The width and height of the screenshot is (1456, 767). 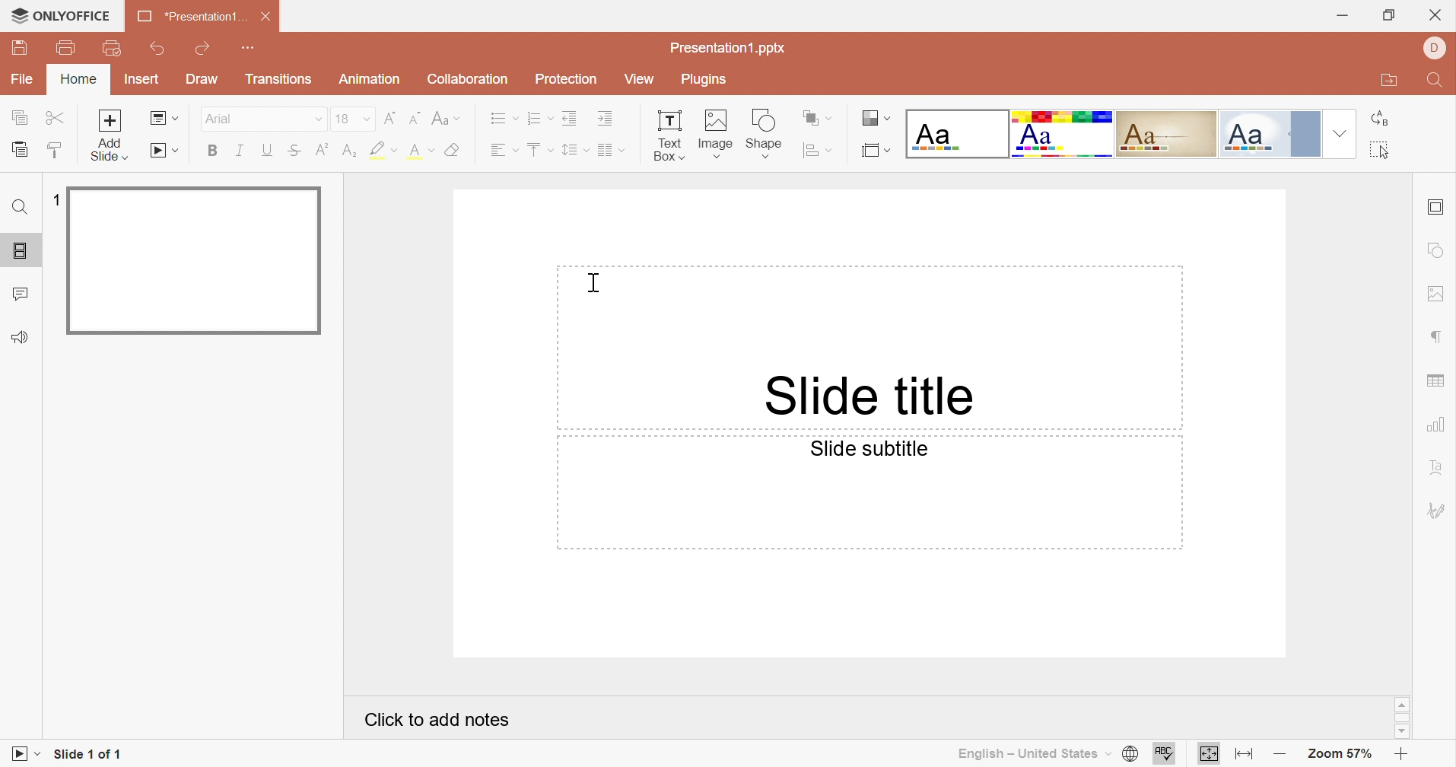 What do you see at coordinates (345, 119) in the screenshot?
I see `16` at bounding box center [345, 119].